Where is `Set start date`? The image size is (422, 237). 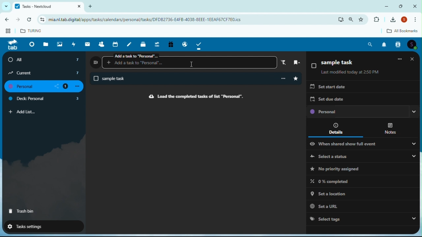
Set start date is located at coordinates (328, 88).